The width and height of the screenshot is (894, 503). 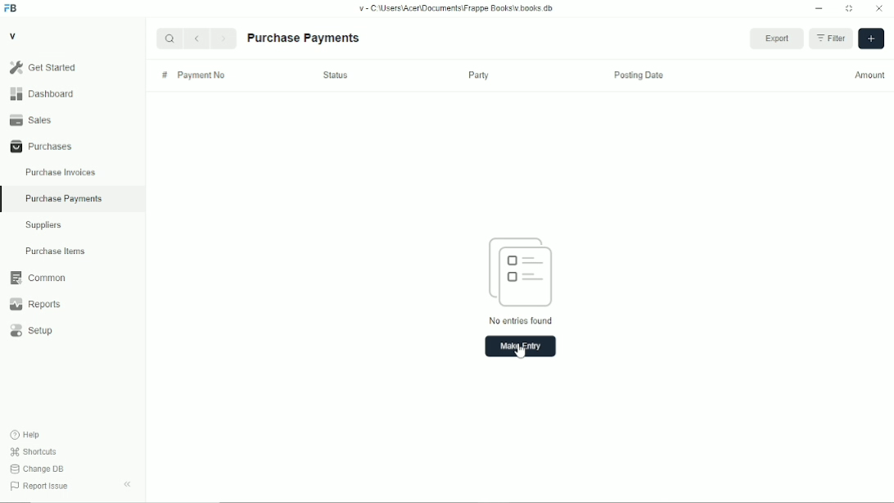 What do you see at coordinates (13, 35) in the screenshot?
I see `V` at bounding box center [13, 35].